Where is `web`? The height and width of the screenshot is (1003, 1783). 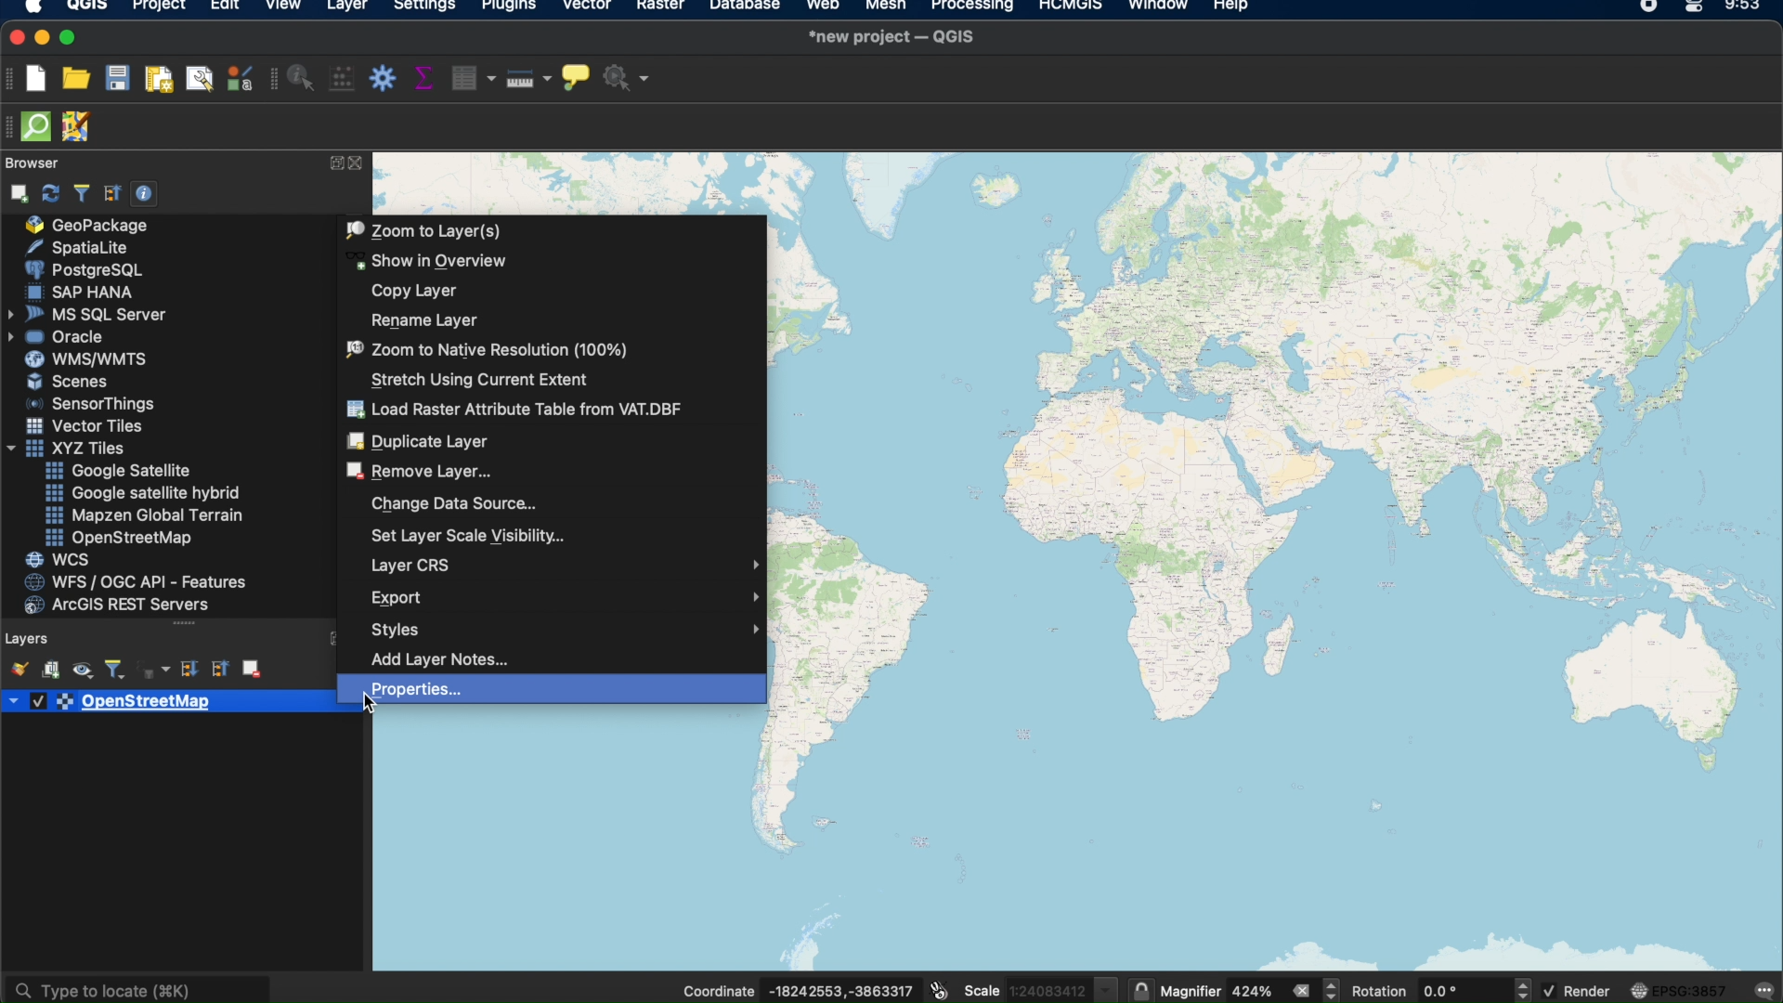 web is located at coordinates (823, 7).